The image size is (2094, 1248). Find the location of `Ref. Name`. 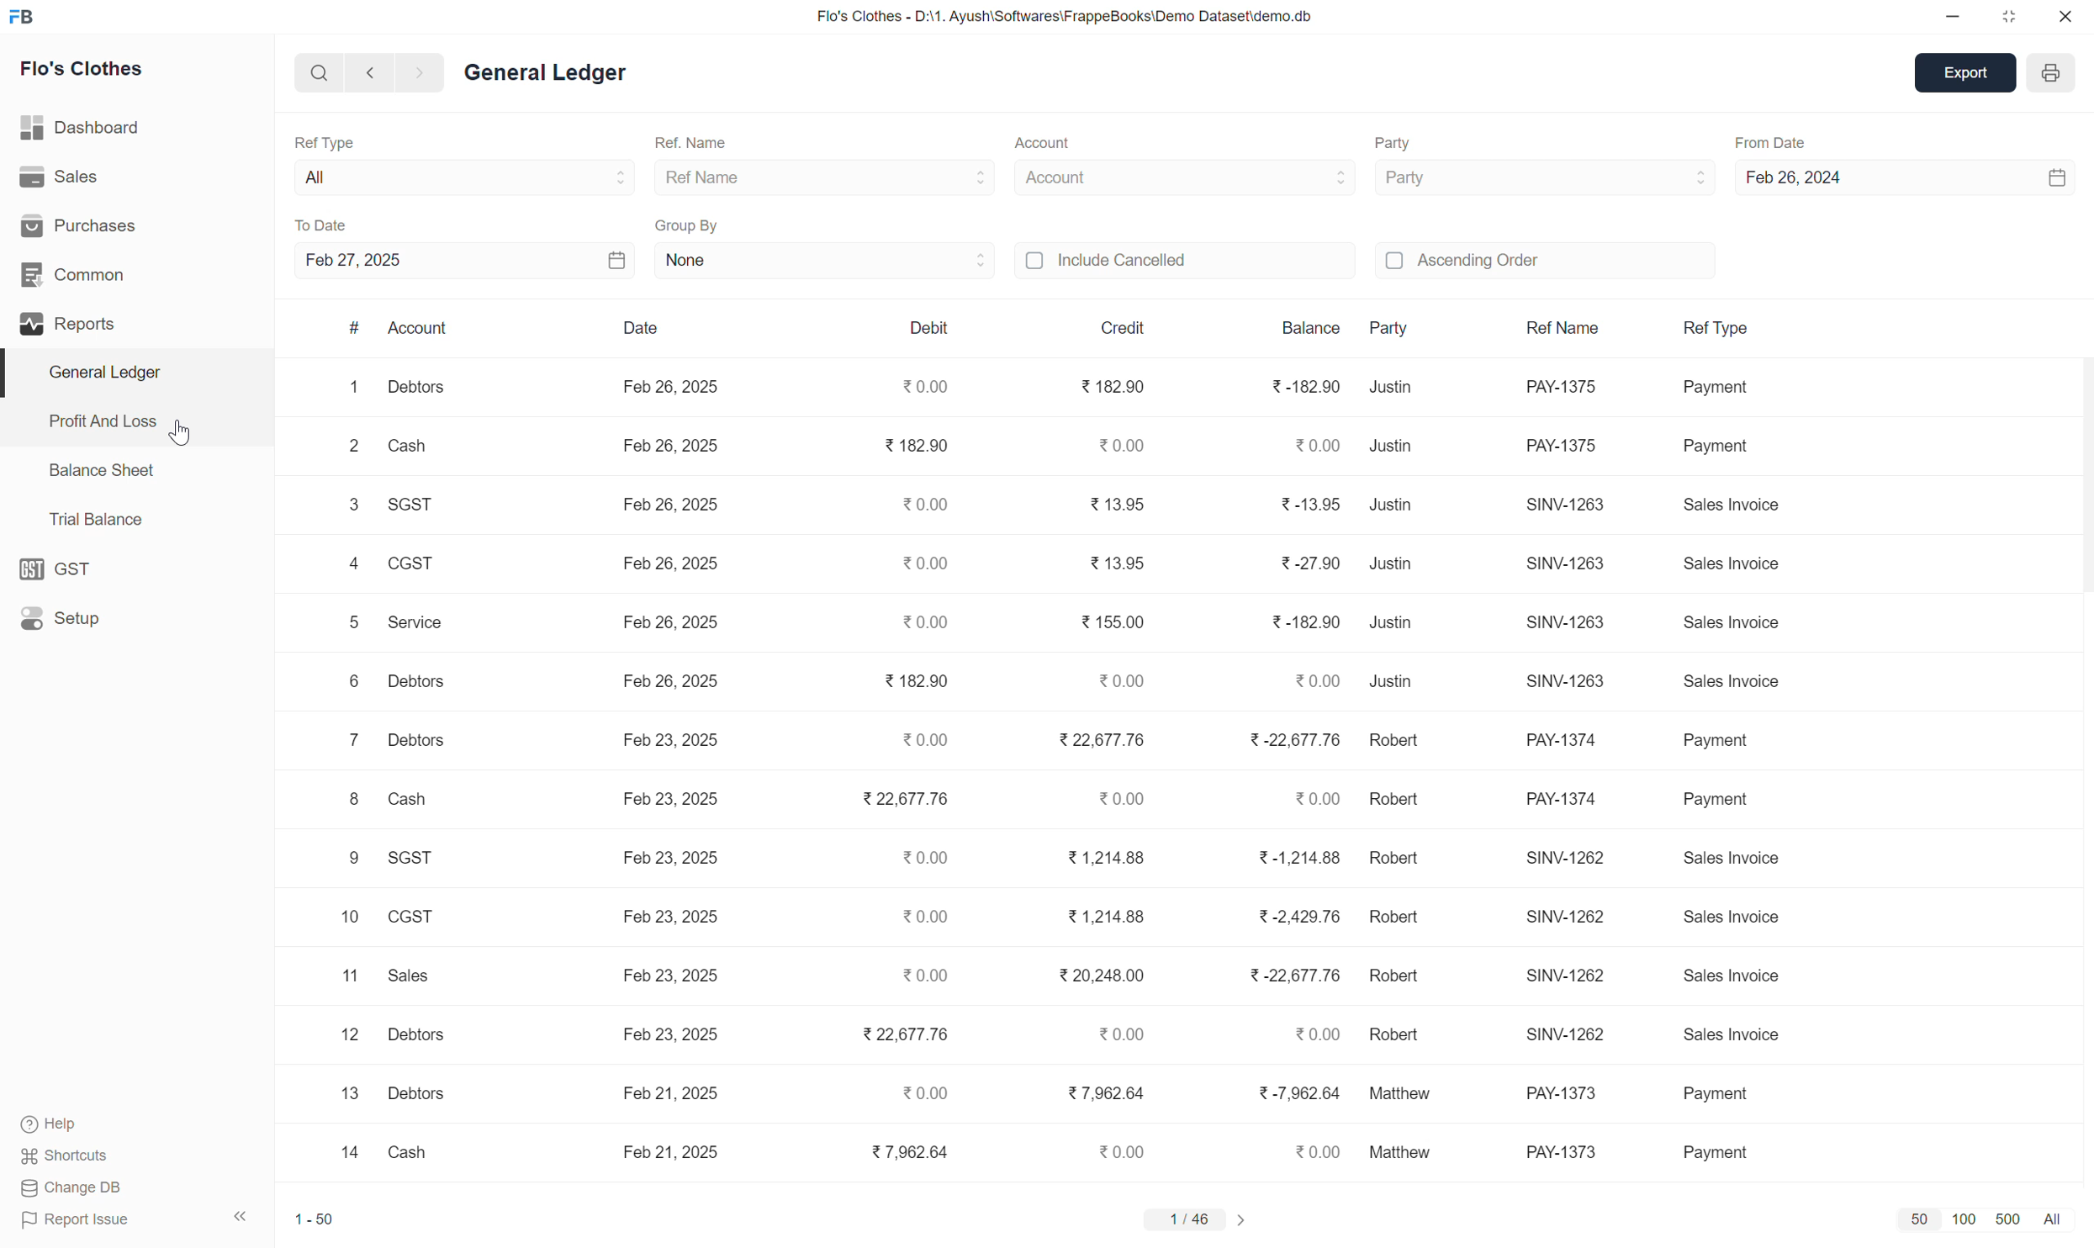

Ref. Name is located at coordinates (718, 139).